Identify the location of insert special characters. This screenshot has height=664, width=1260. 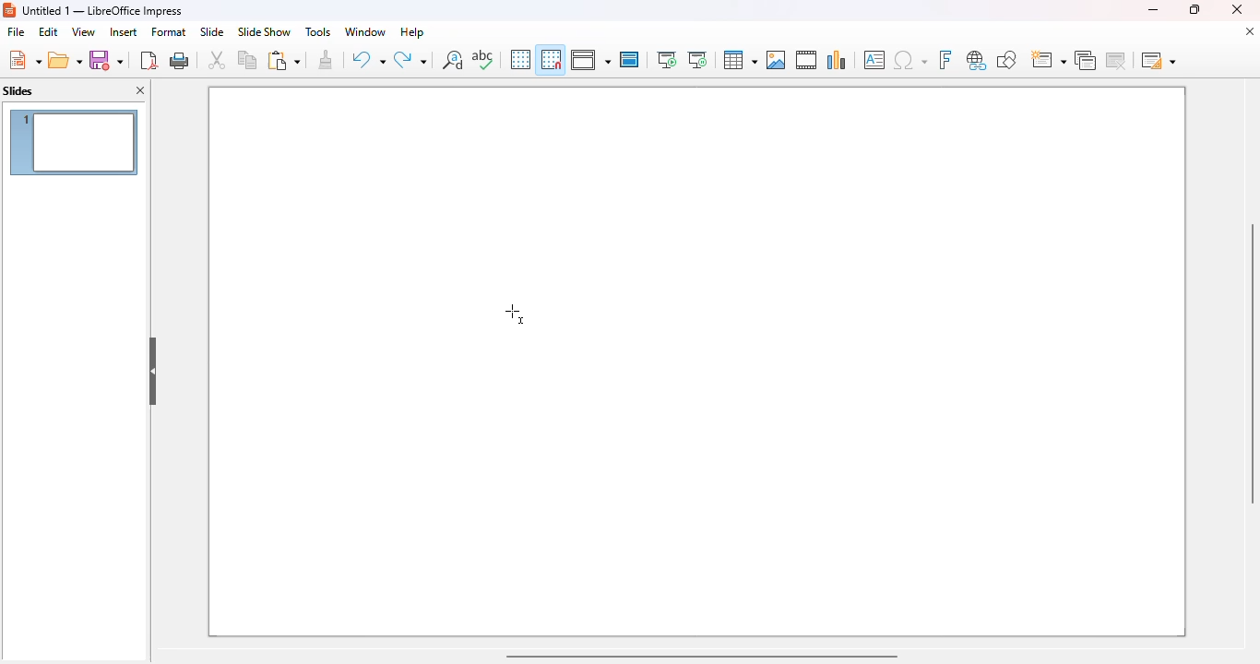
(910, 60).